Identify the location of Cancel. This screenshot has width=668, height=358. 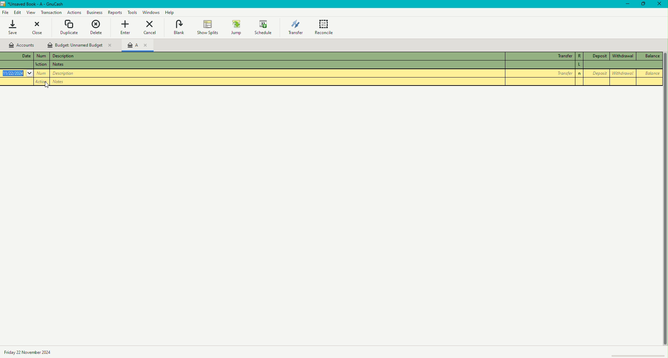
(150, 29).